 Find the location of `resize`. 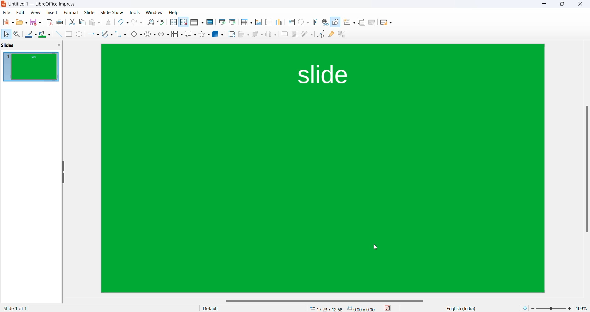

resize is located at coordinates (63, 173).